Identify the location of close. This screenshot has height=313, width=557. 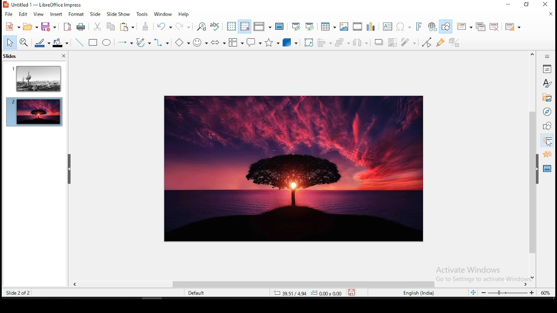
(550, 14).